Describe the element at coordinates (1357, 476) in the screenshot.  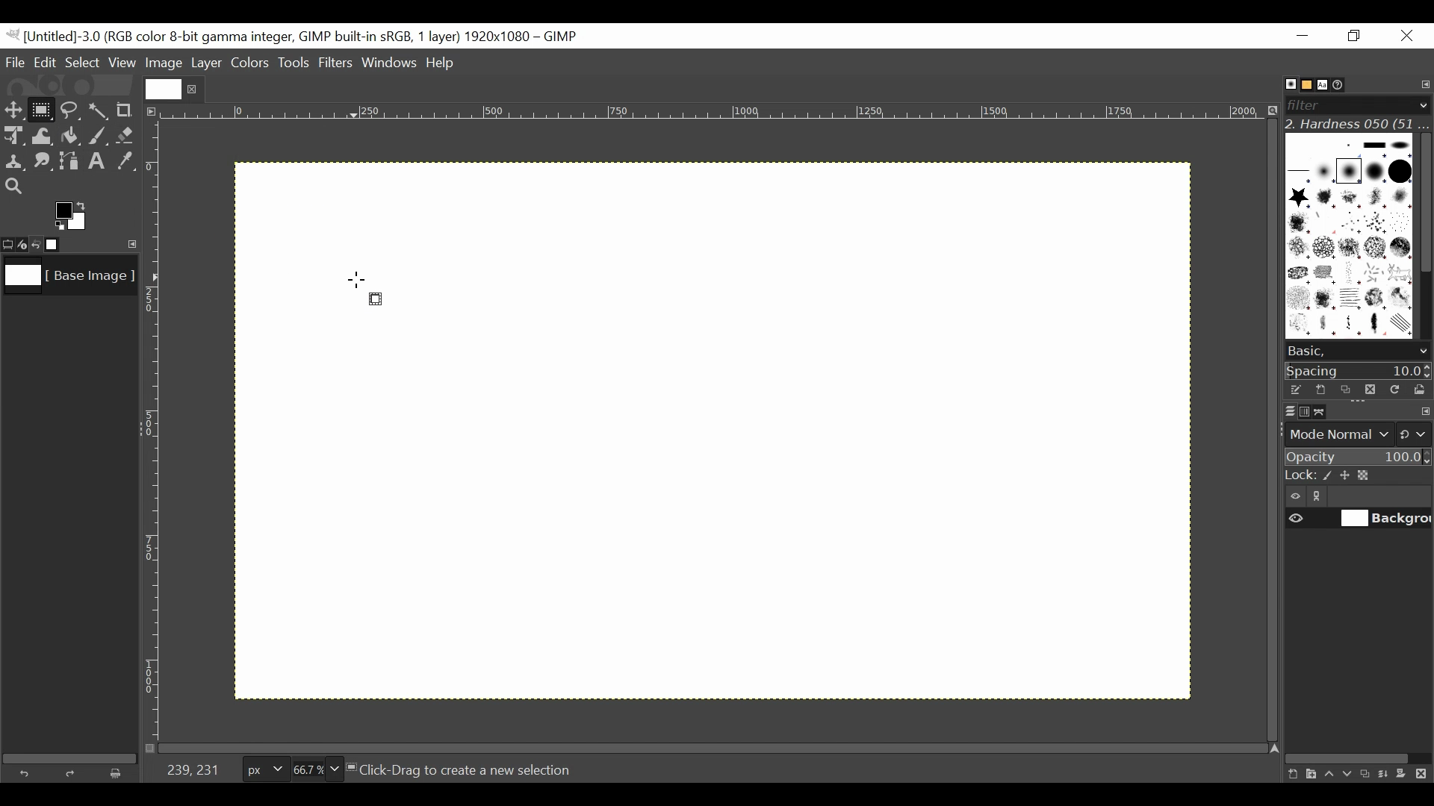
I see `Lock` at that location.